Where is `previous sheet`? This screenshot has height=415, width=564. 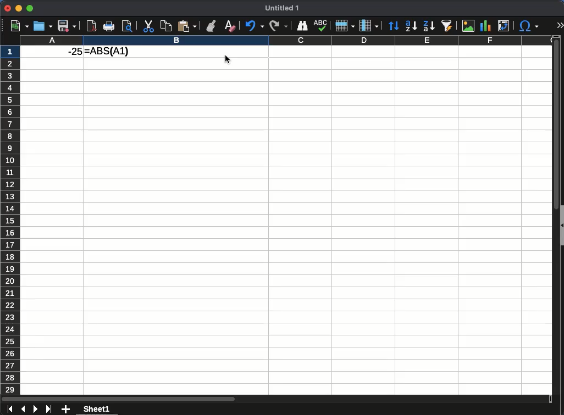
previous sheet is located at coordinates (24, 410).